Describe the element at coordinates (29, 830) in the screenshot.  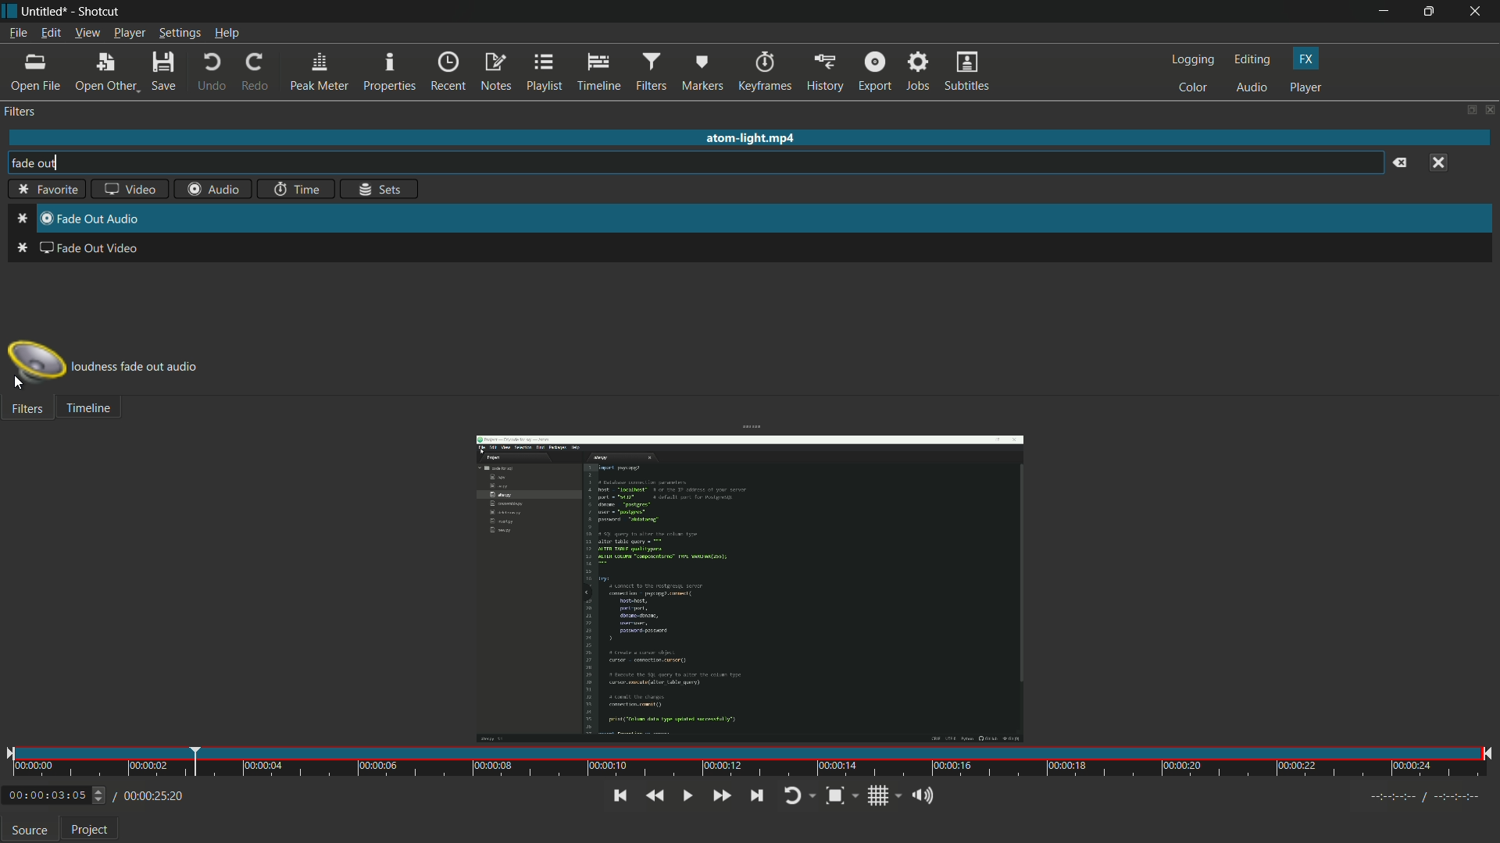
I see `Source` at that location.